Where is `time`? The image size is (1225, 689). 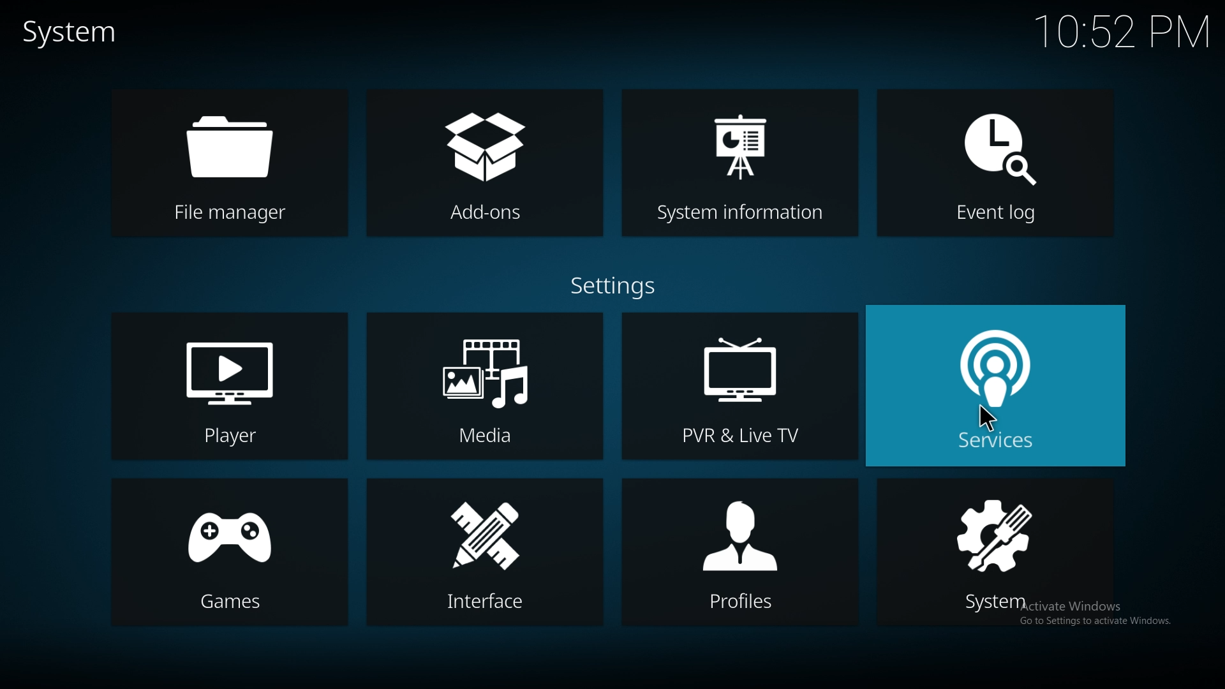 time is located at coordinates (1122, 31).